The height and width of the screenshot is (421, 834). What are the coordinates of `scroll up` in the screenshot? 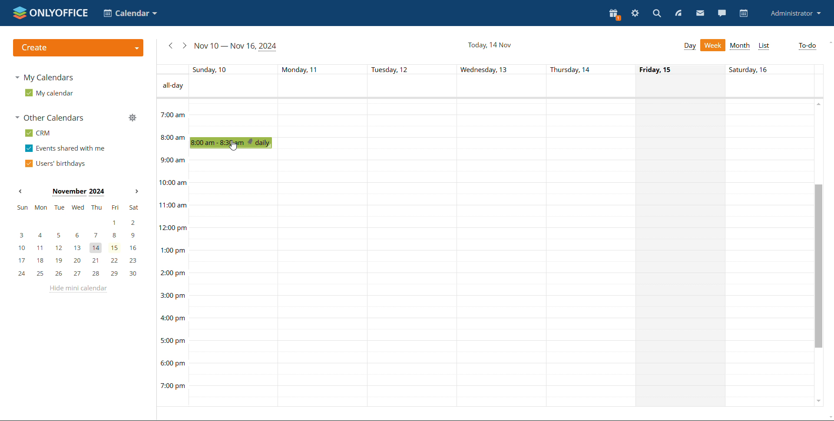 It's located at (829, 42).